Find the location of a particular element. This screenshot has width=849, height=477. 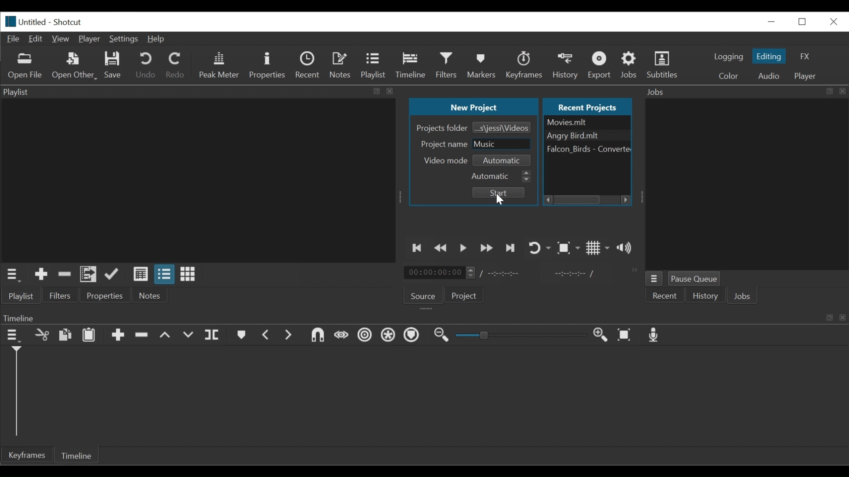

Play backward quickly is located at coordinates (441, 249).